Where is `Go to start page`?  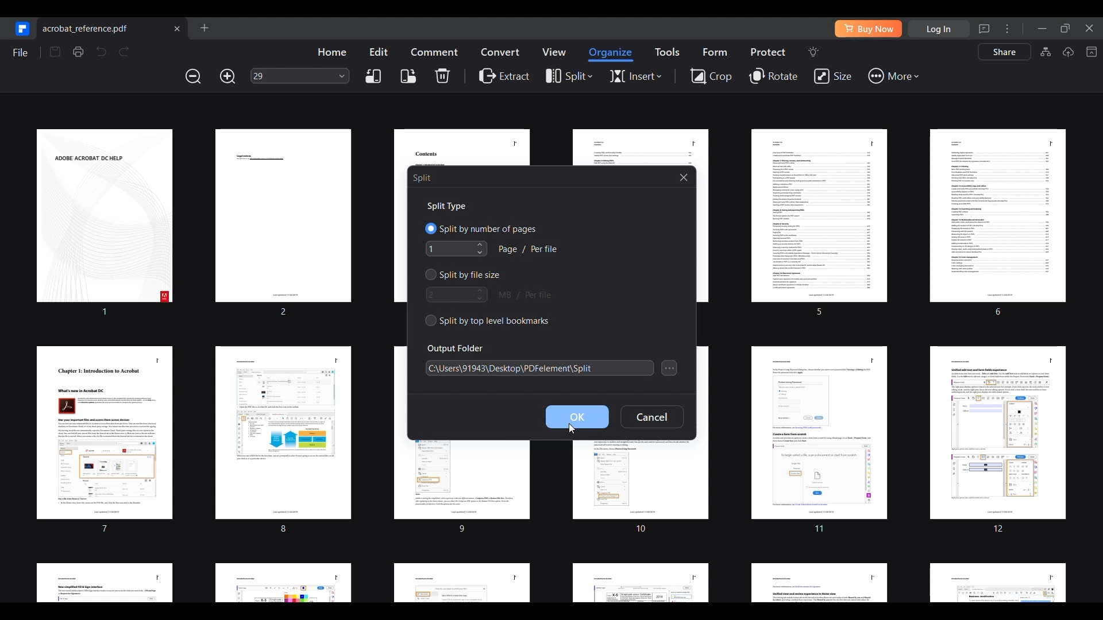
Go to start page is located at coordinates (21, 28).